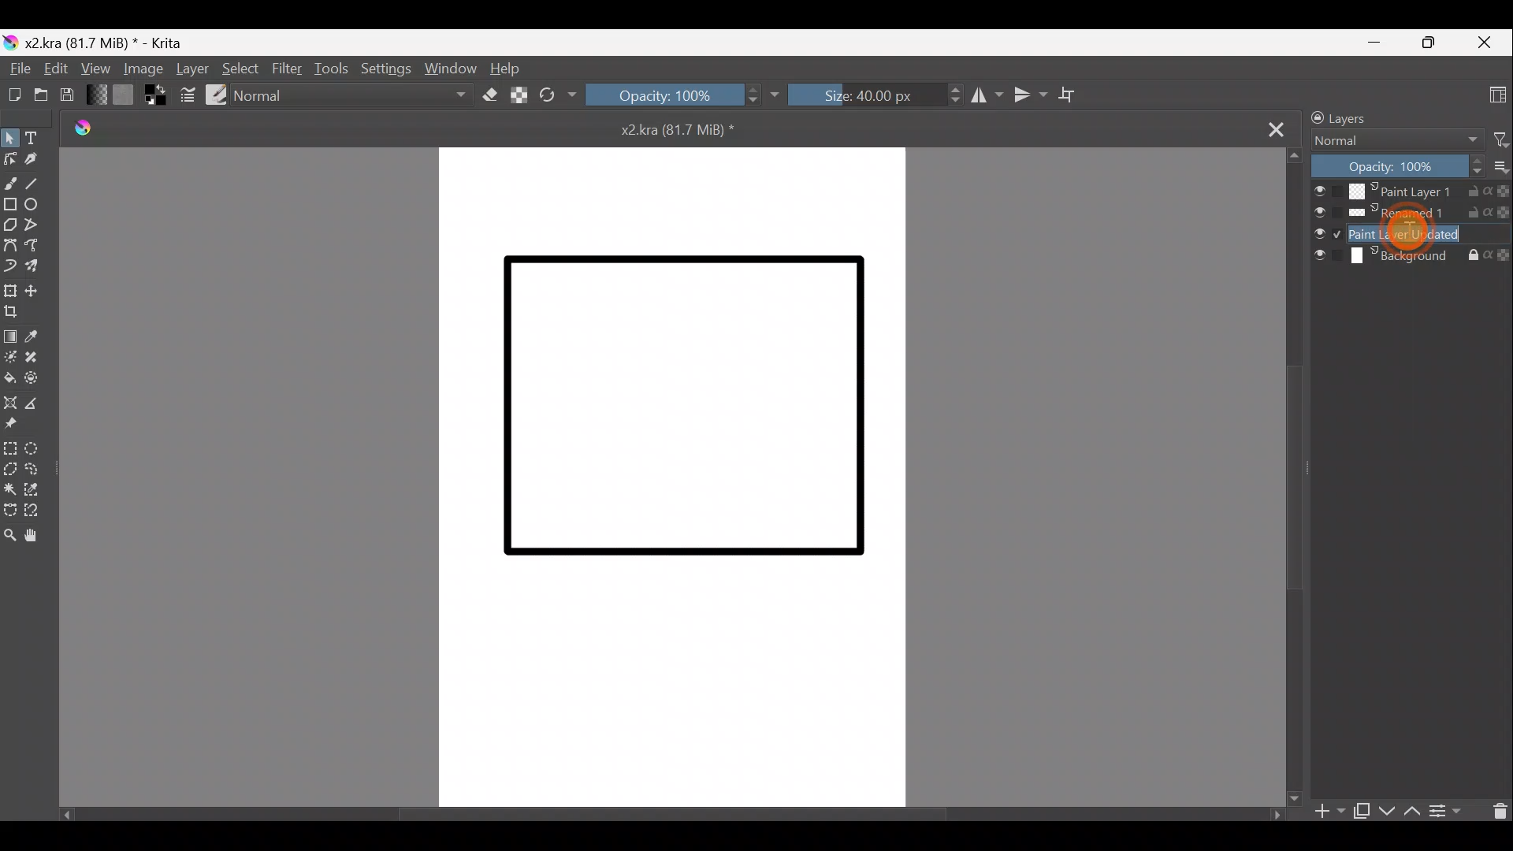 This screenshot has width=1513, height=851. What do you see at coordinates (1408, 191) in the screenshot?
I see `Paint Layer 1` at bounding box center [1408, 191].